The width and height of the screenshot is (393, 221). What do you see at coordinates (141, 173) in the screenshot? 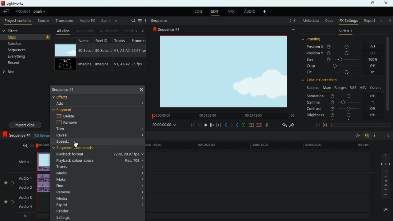
I see `expand` at bounding box center [141, 173].